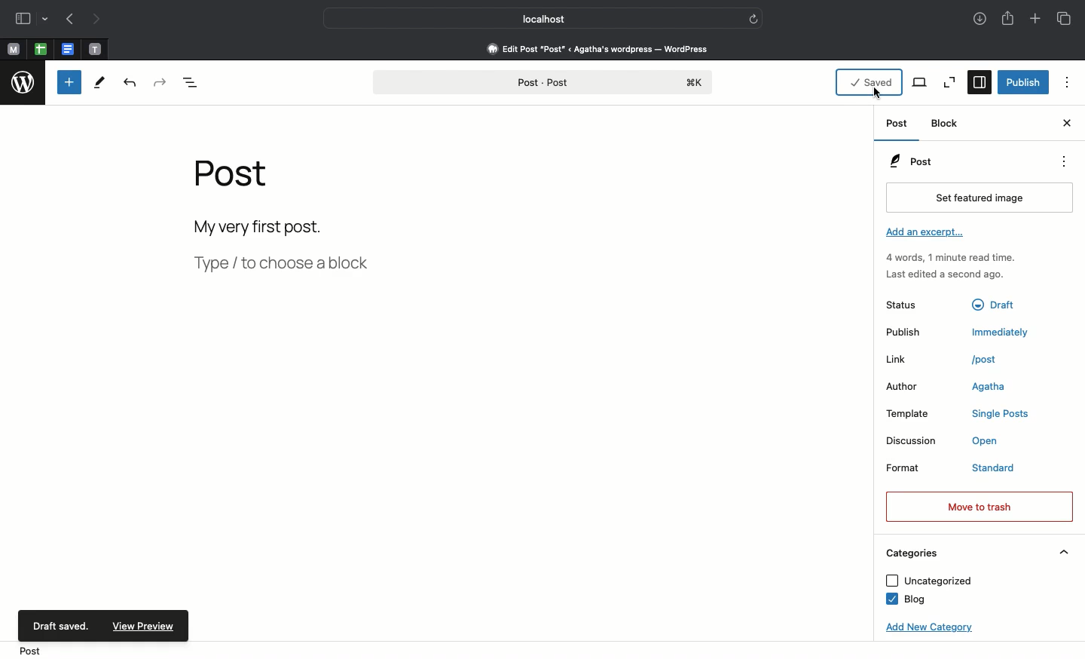 This screenshot has height=659, width=1085. What do you see at coordinates (1004, 415) in the screenshot?
I see `Single posts` at bounding box center [1004, 415].